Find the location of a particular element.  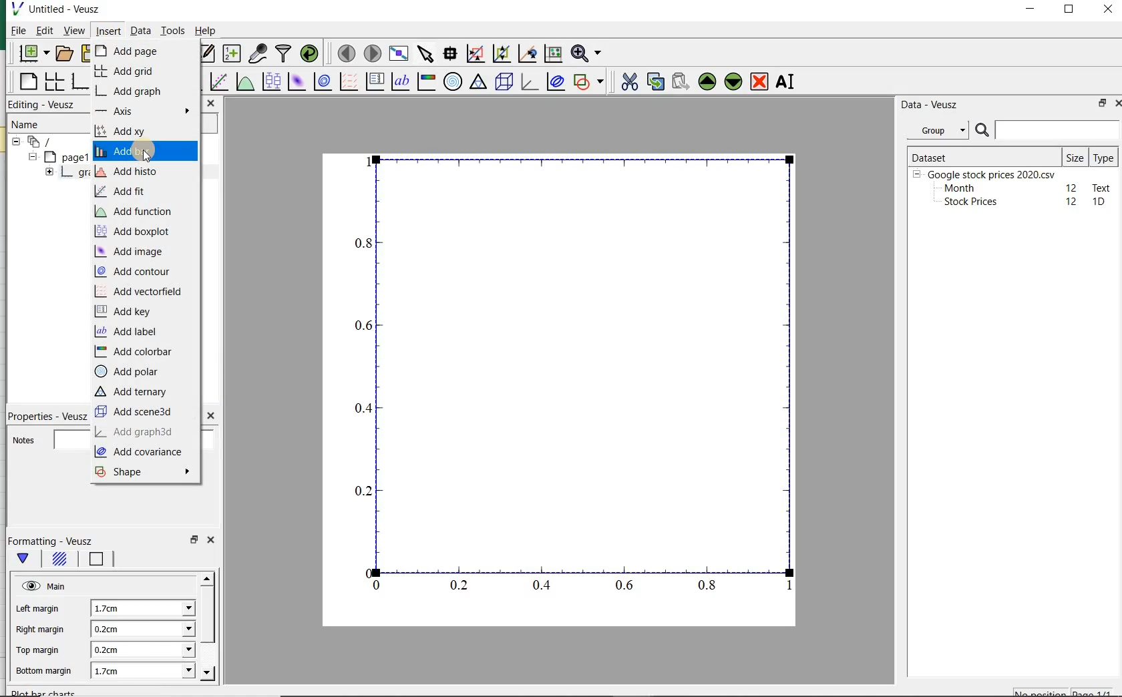

12 is located at coordinates (1072, 187).